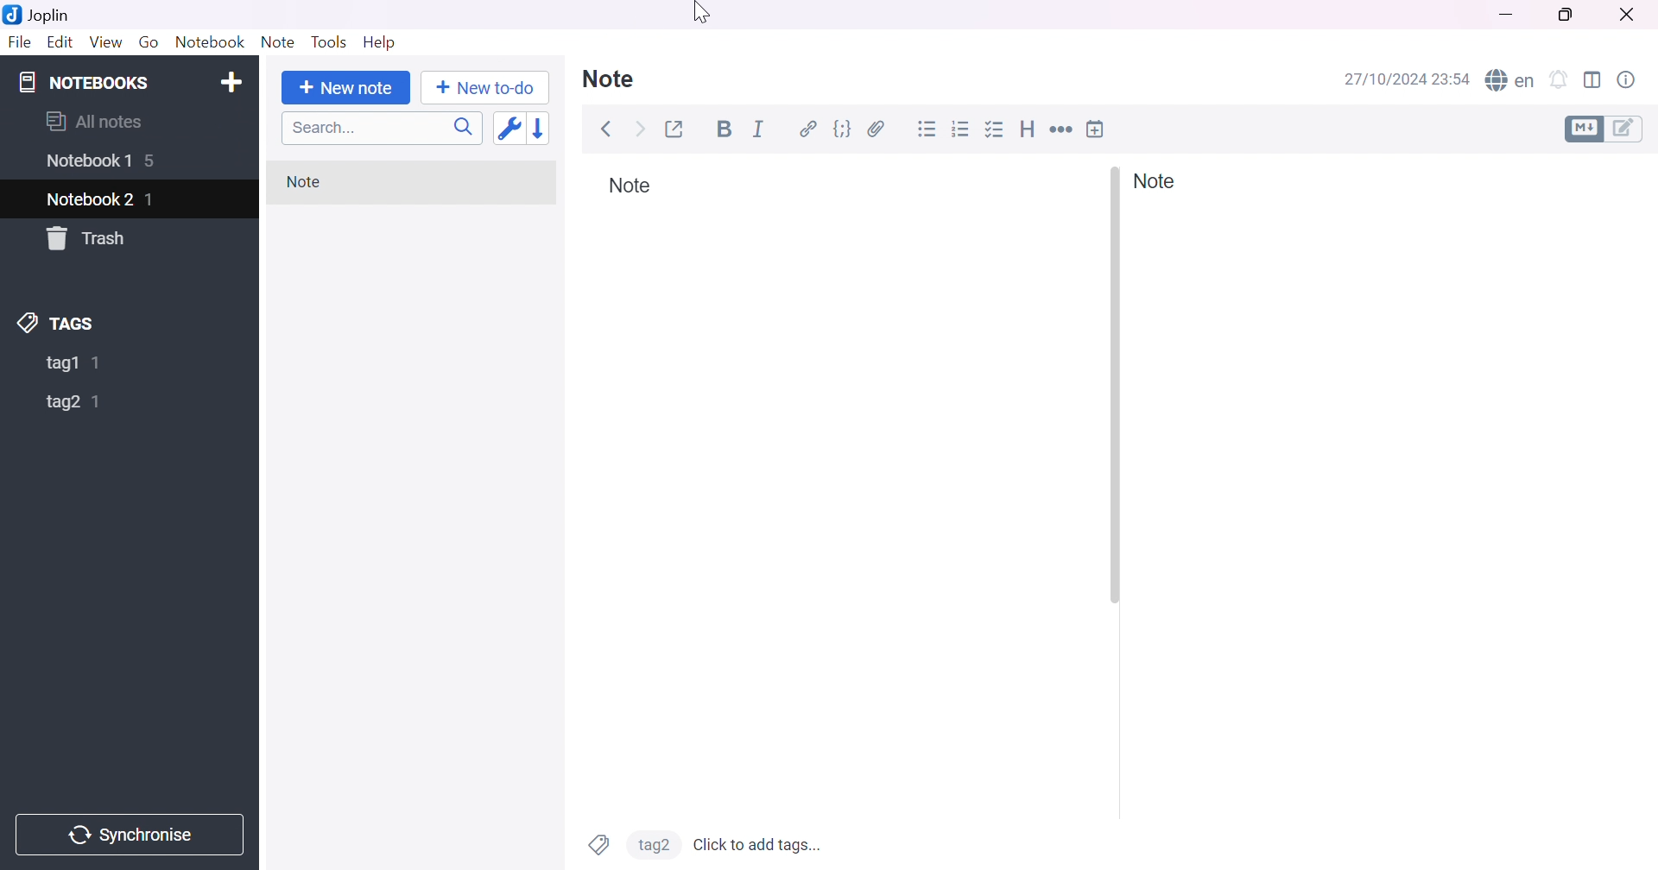 The height and width of the screenshot is (870, 1658). What do you see at coordinates (327, 41) in the screenshot?
I see `Tools` at bounding box center [327, 41].